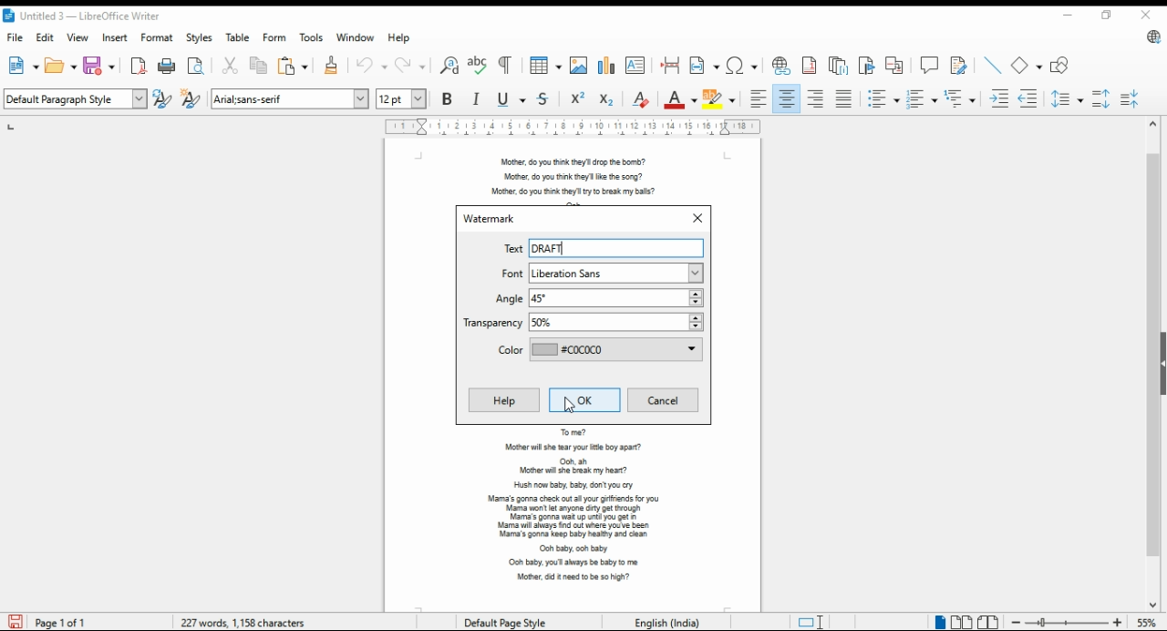 The width and height of the screenshot is (1167, 631). What do you see at coordinates (809, 621) in the screenshot?
I see `toggle cursor` at bounding box center [809, 621].